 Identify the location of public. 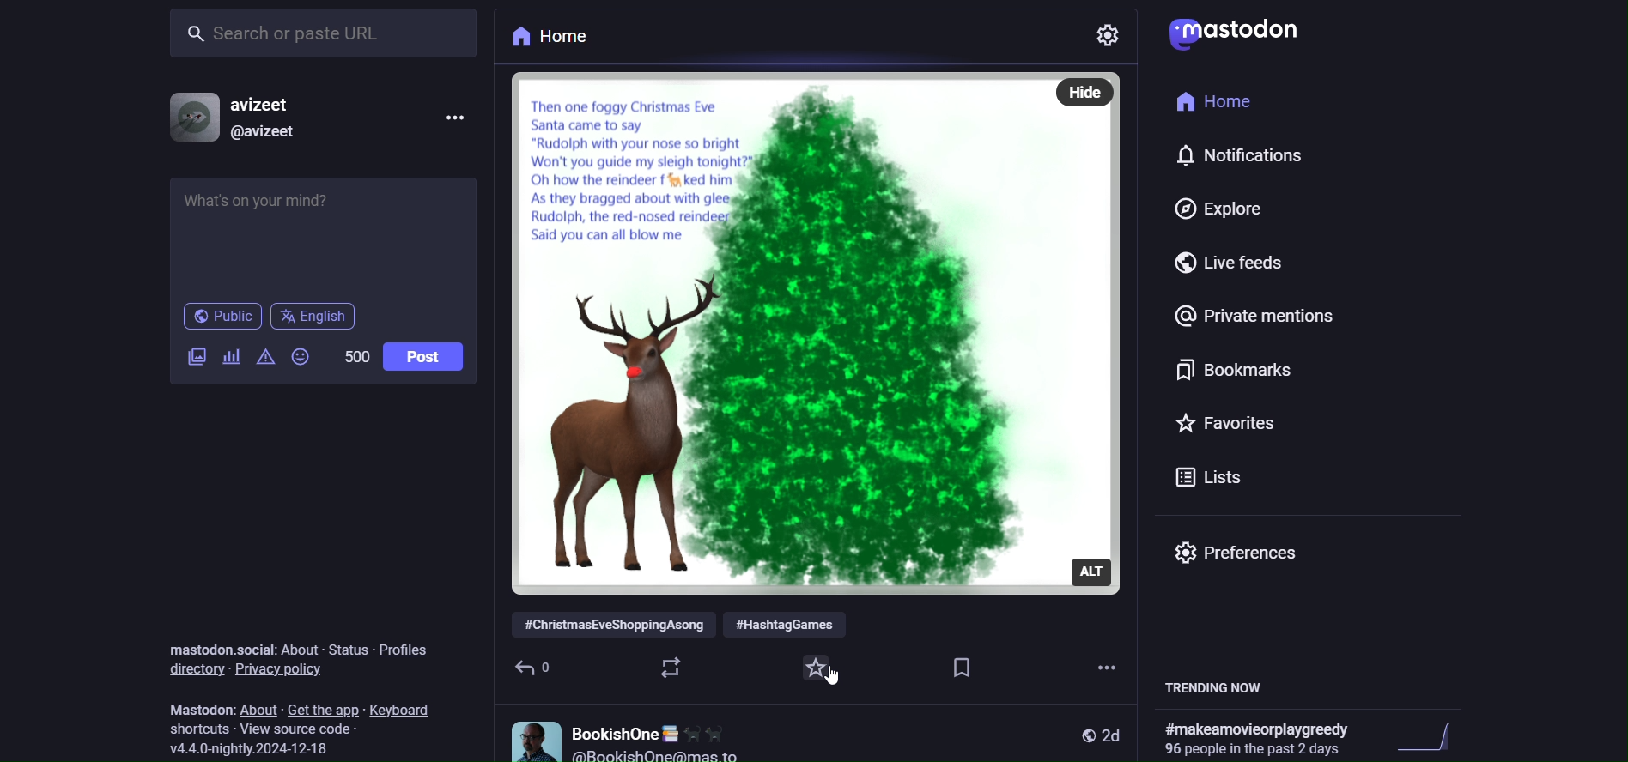
(218, 317).